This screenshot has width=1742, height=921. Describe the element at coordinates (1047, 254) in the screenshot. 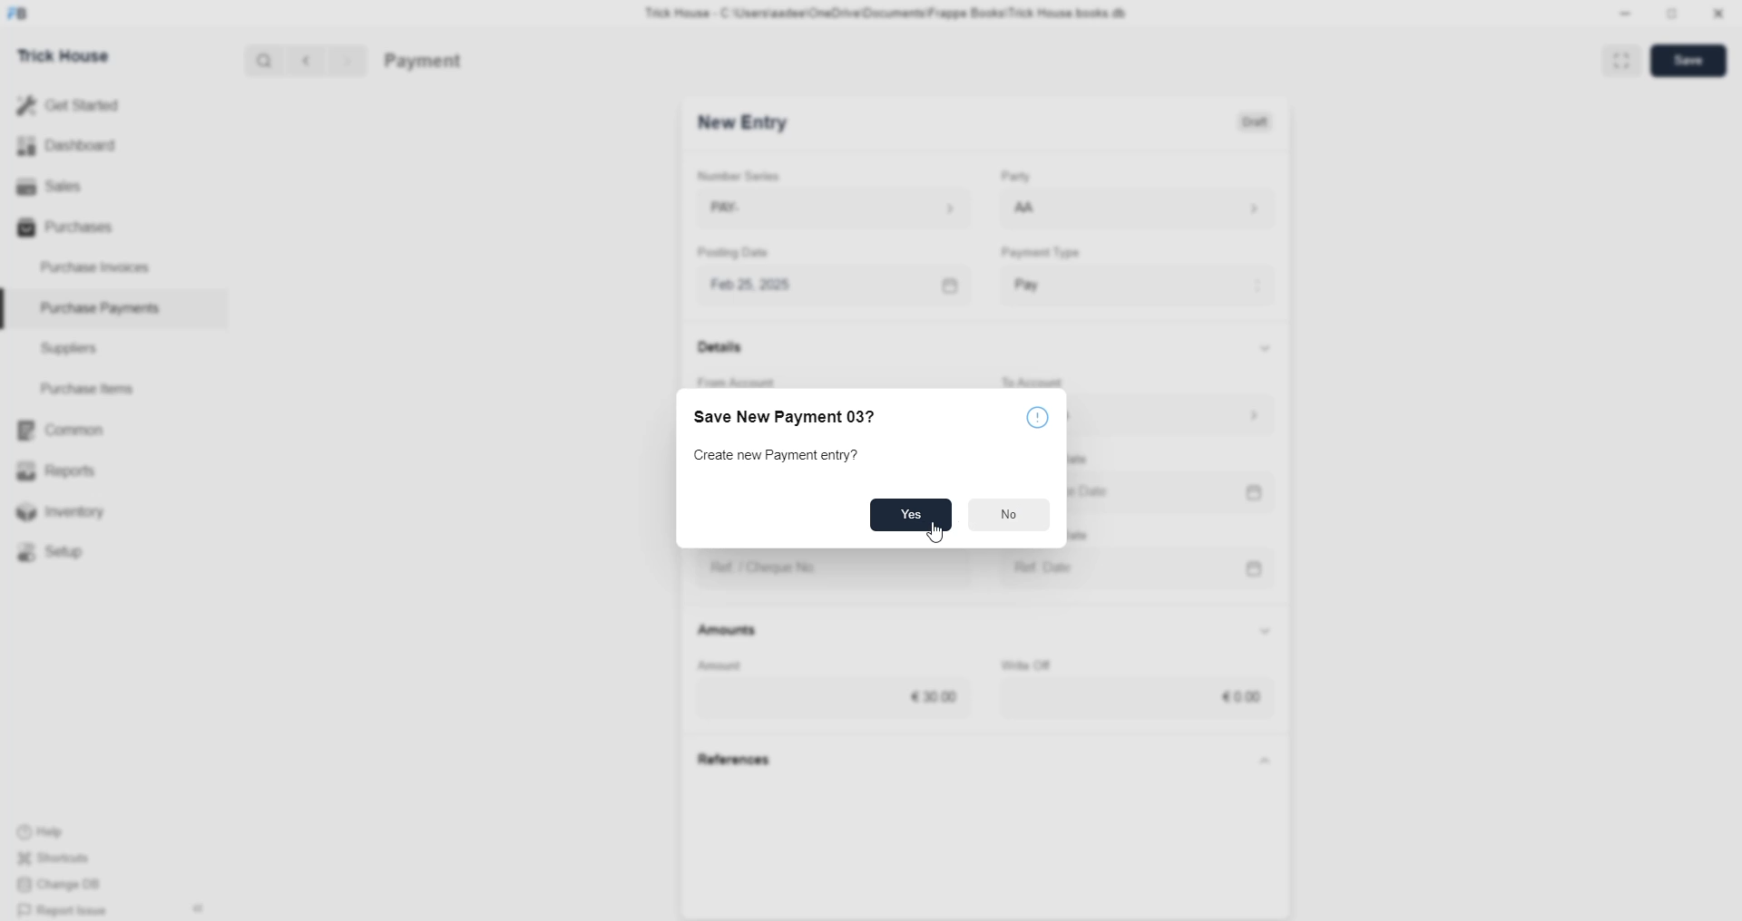

I see `payment type` at that location.